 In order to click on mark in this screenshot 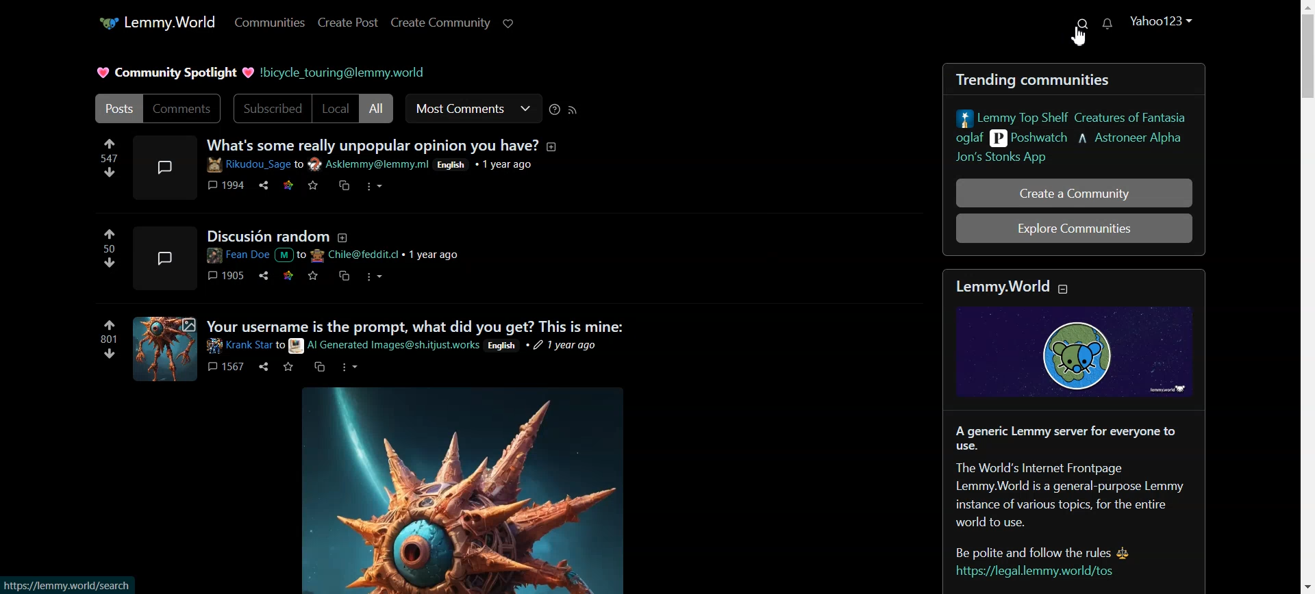, I will do `click(313, 274)`.